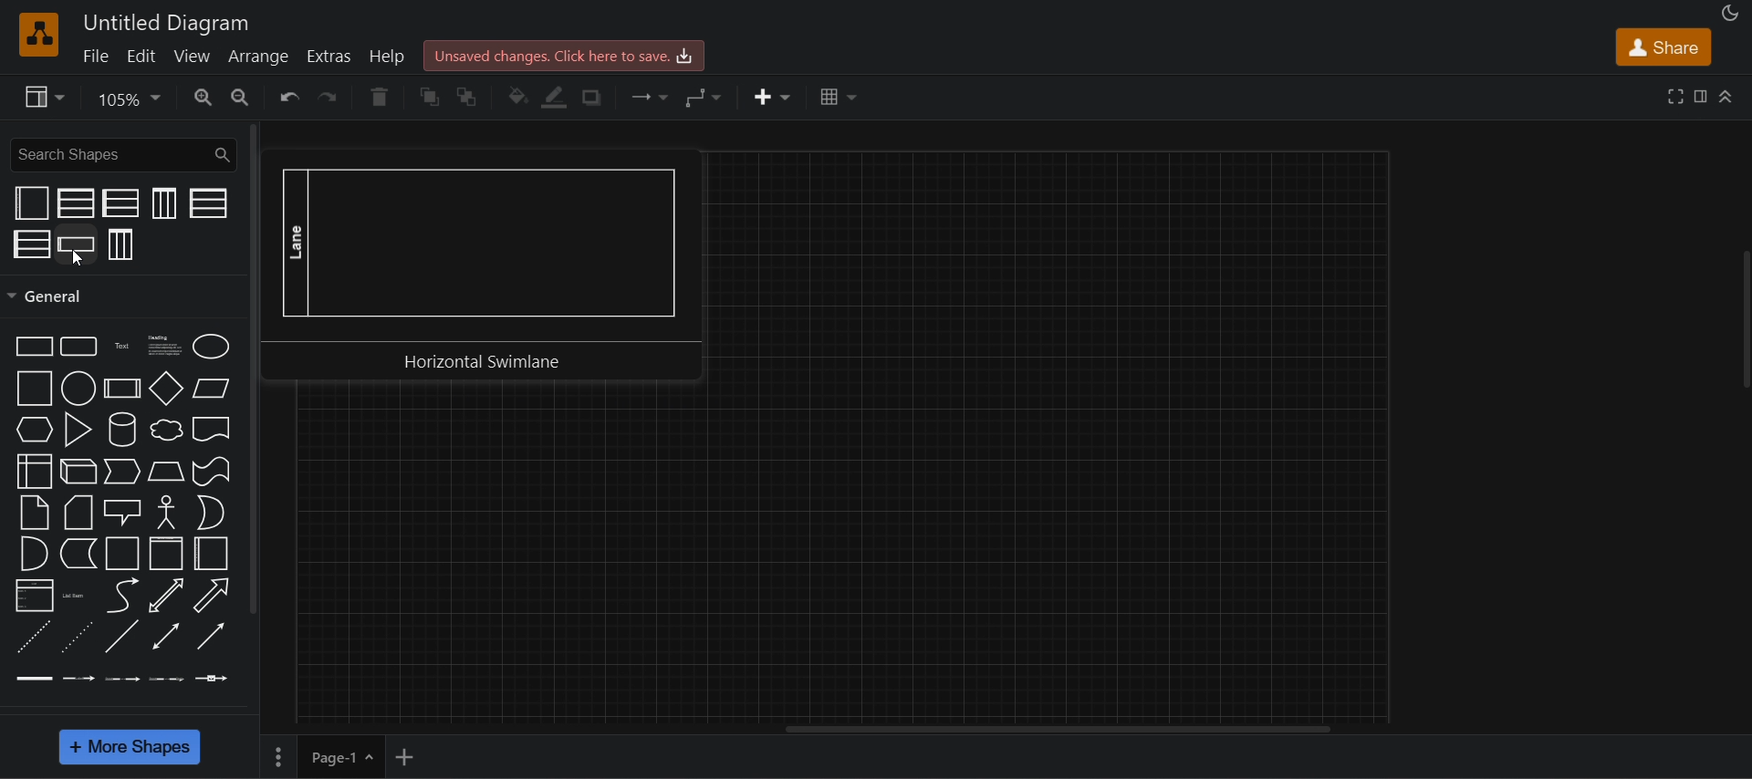  What do you see at coordinates (78, 555) in the screenshot?
I see `data storage` at bounding box center [78, 555].